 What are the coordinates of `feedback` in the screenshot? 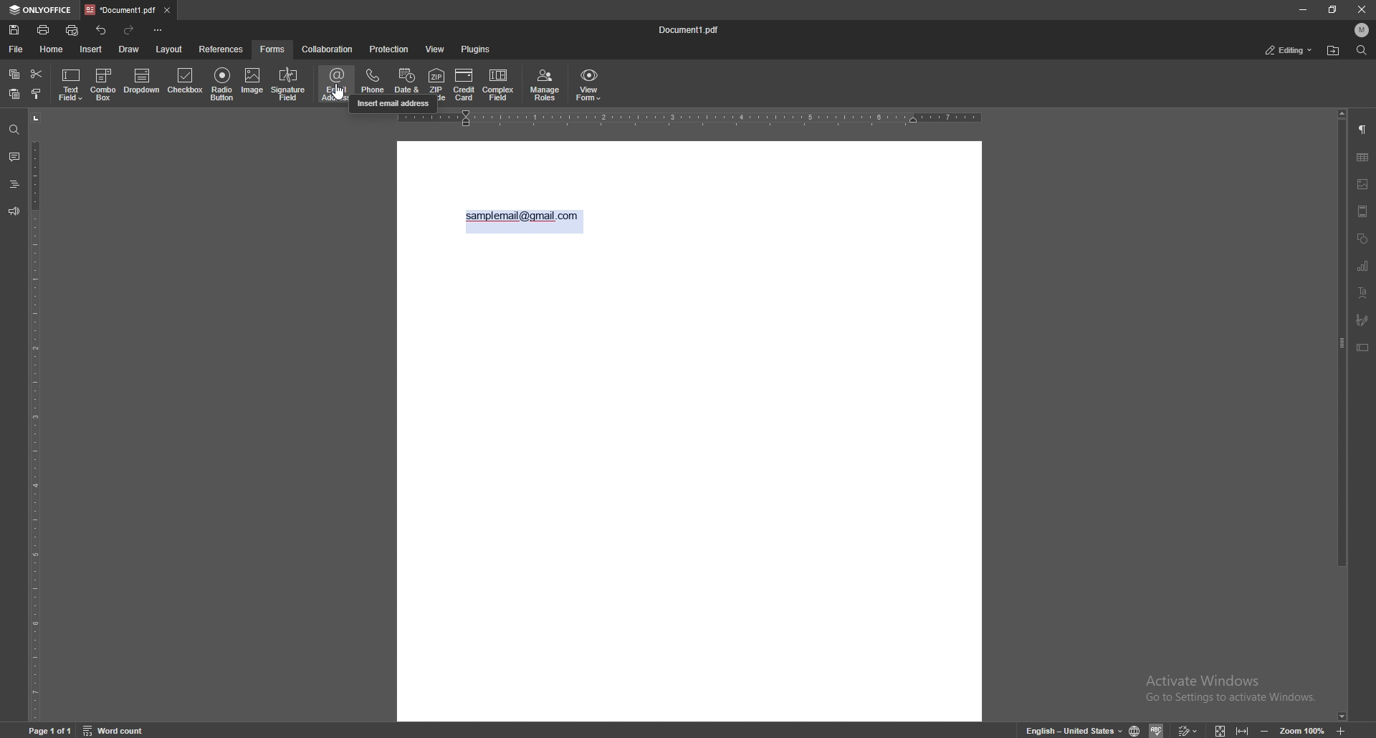 It's located at (14, 211).